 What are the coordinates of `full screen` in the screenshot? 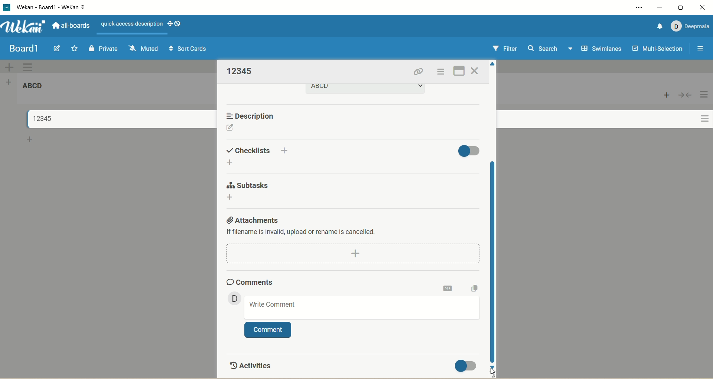 It's located at (460, 69).